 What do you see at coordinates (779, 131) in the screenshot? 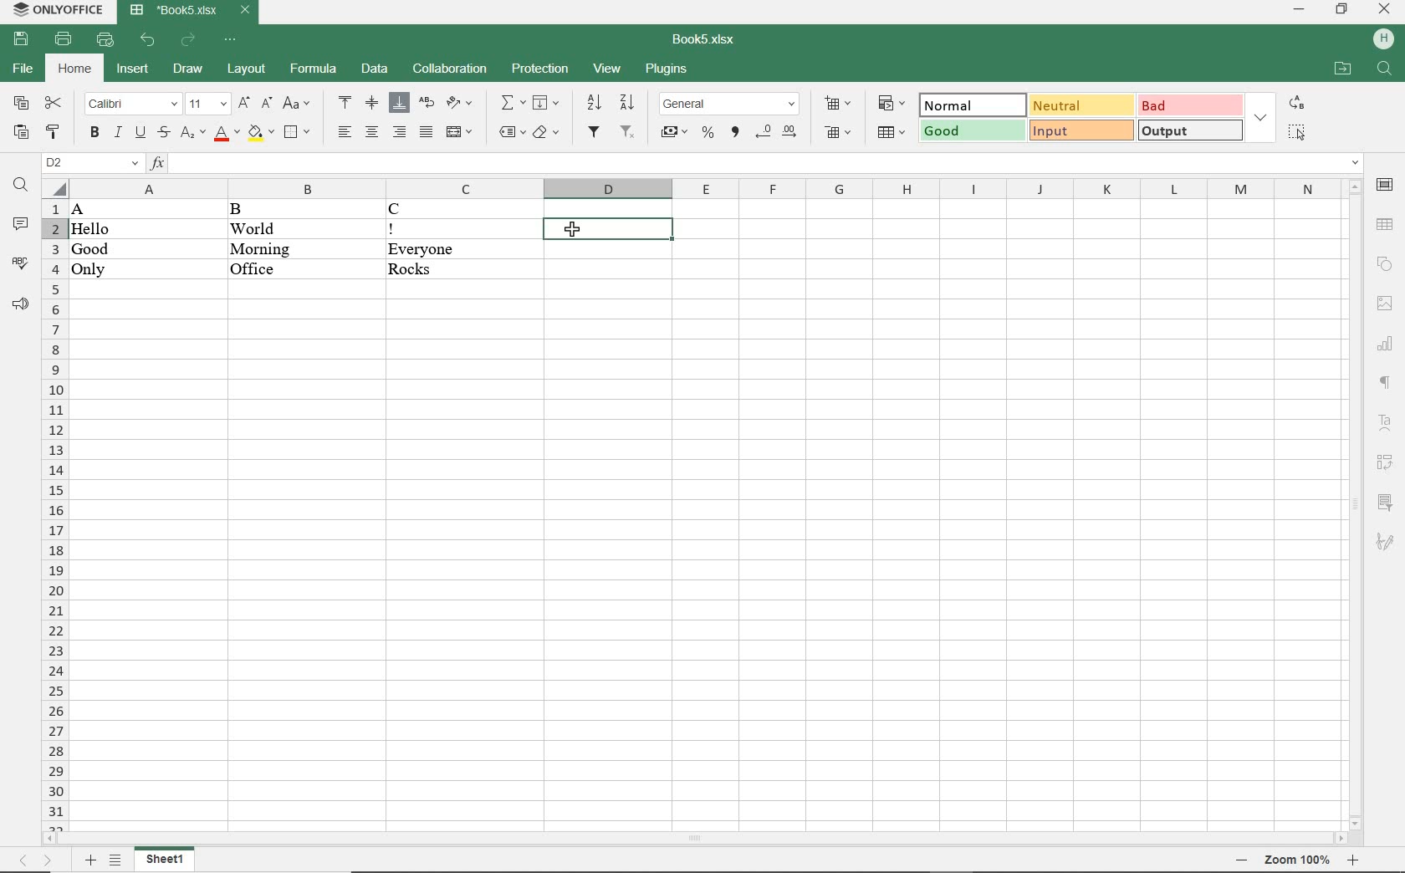
I see `CHANGE DECIMAL` at bounding box center [779, 131].